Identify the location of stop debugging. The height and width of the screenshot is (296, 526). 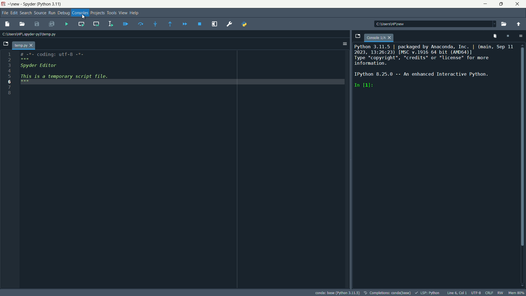
(199, 24).